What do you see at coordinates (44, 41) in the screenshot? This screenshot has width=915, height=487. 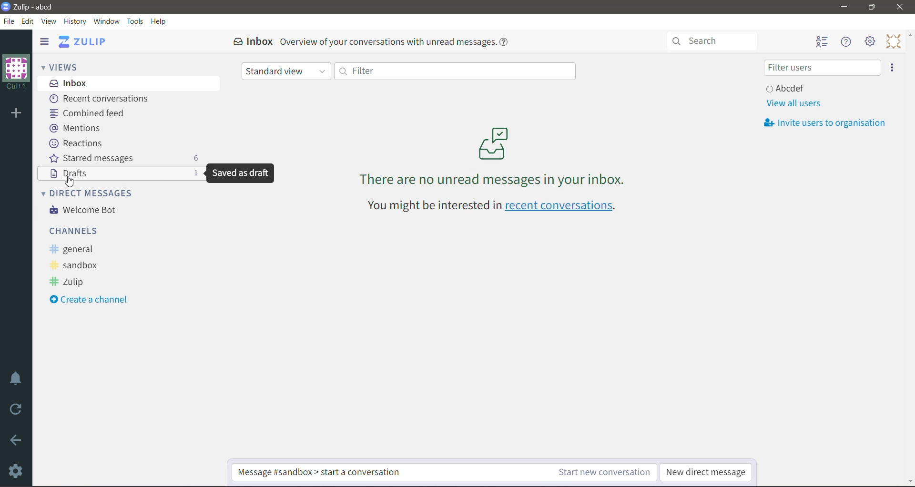 I see `Hide left sidebar` at bounding box center [44, 41].